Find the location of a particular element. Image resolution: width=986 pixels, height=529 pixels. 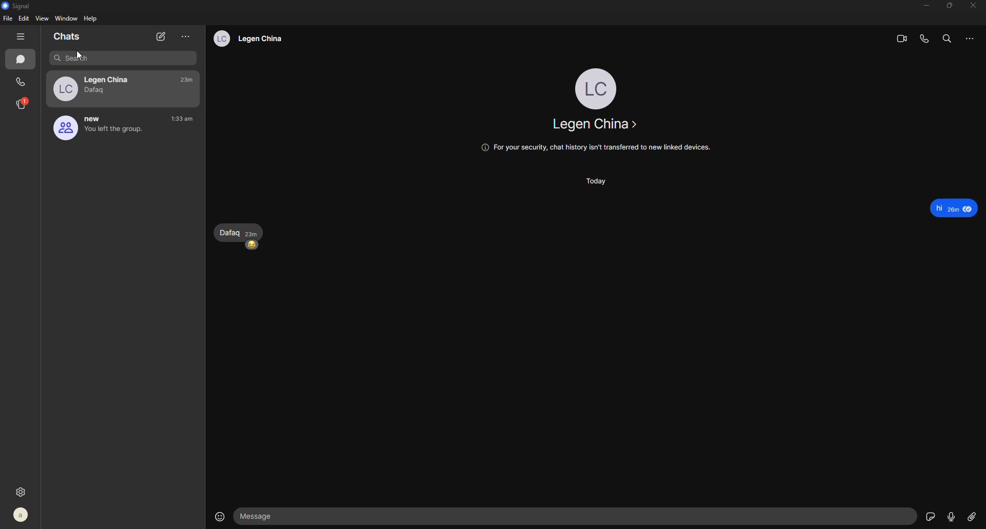

voice call is located at coordinates (925, 39).